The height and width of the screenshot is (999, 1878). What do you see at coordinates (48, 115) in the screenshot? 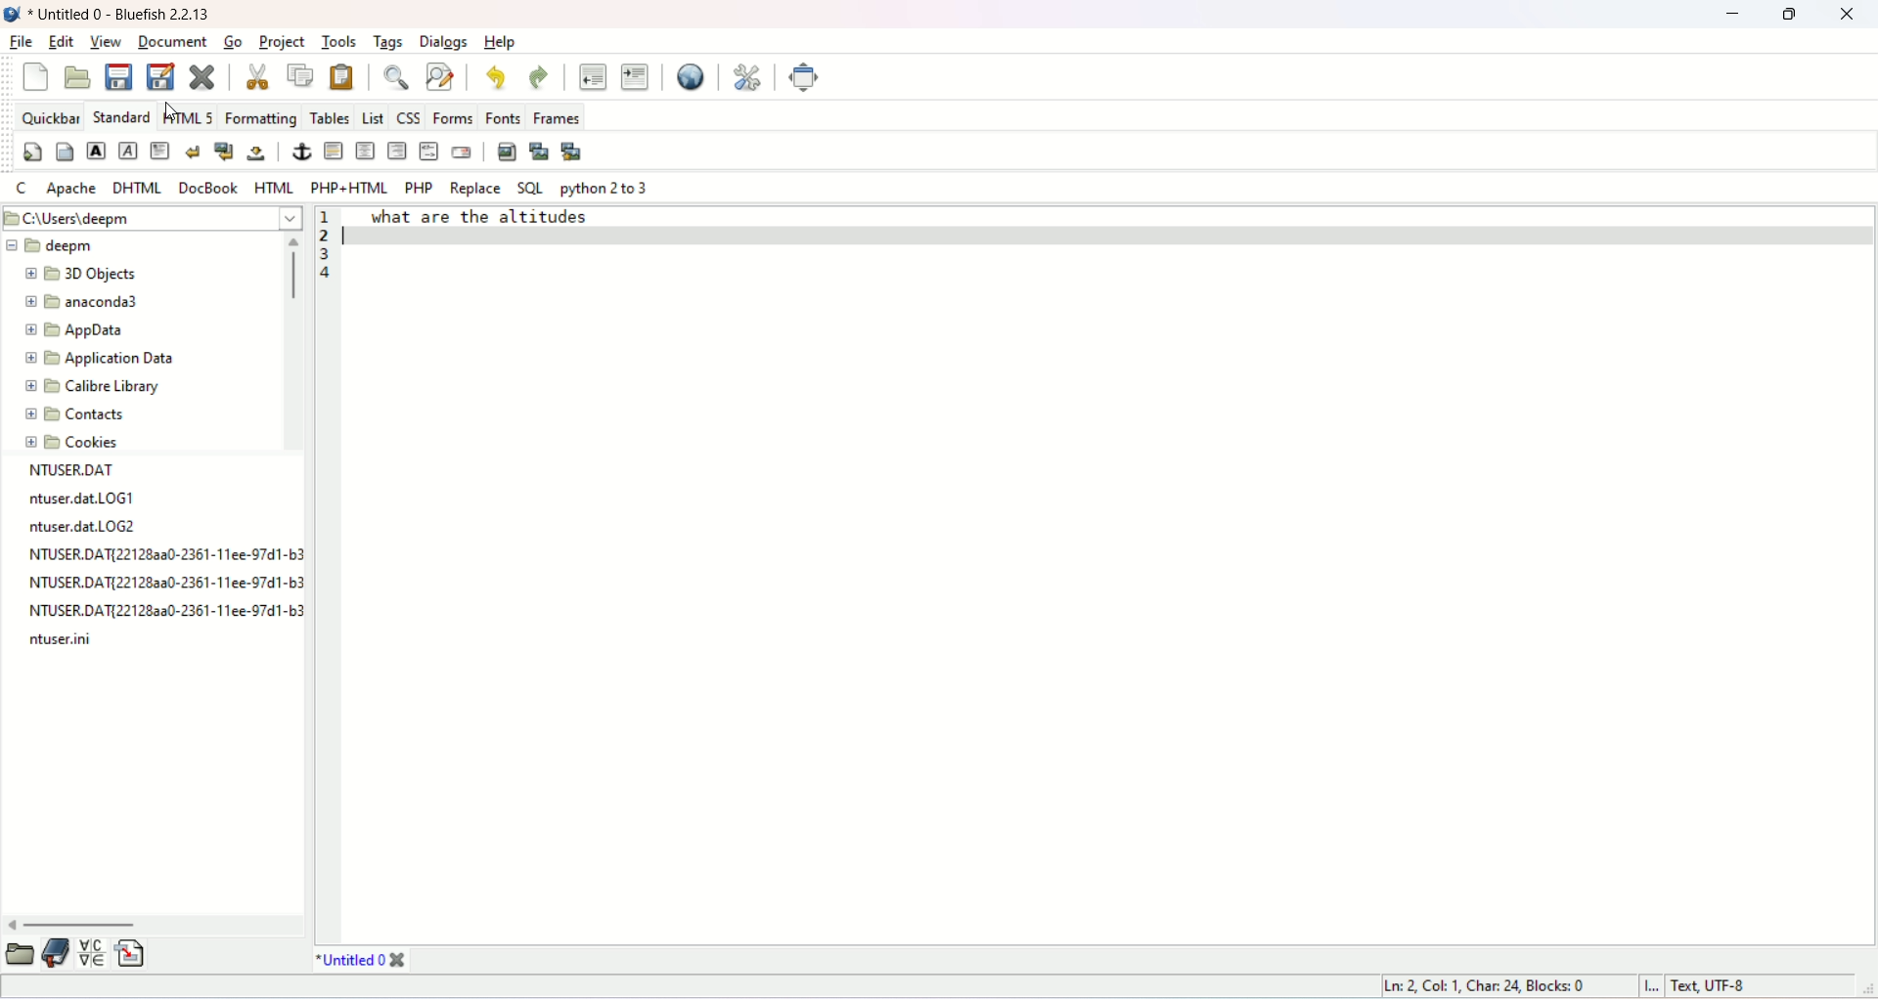
I see `quickbar` at bounding box center [48, 115].